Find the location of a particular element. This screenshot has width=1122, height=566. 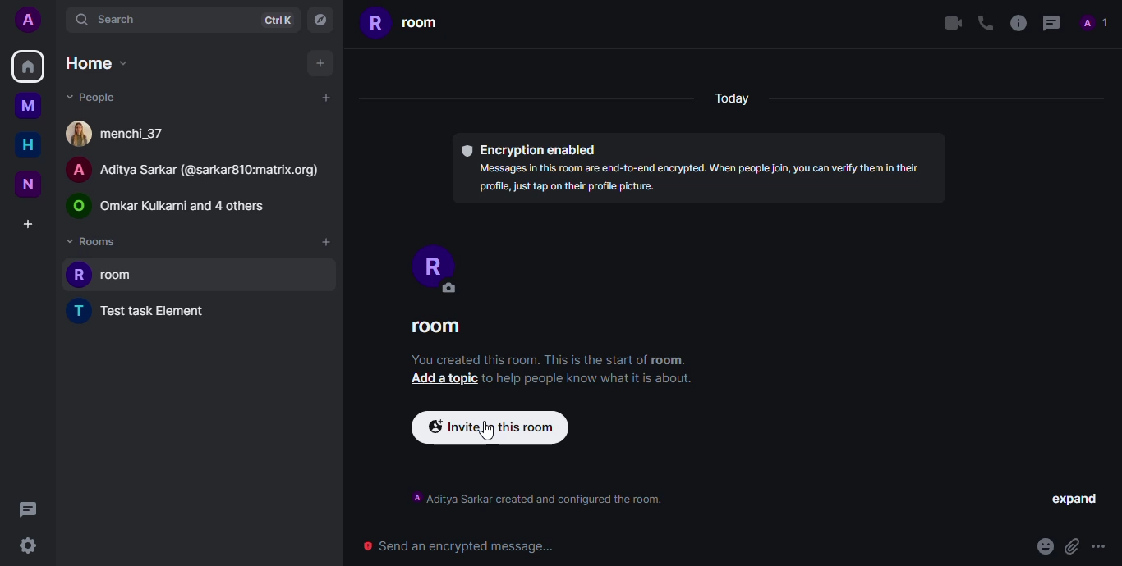

info is located at coordinates (1019, 23).